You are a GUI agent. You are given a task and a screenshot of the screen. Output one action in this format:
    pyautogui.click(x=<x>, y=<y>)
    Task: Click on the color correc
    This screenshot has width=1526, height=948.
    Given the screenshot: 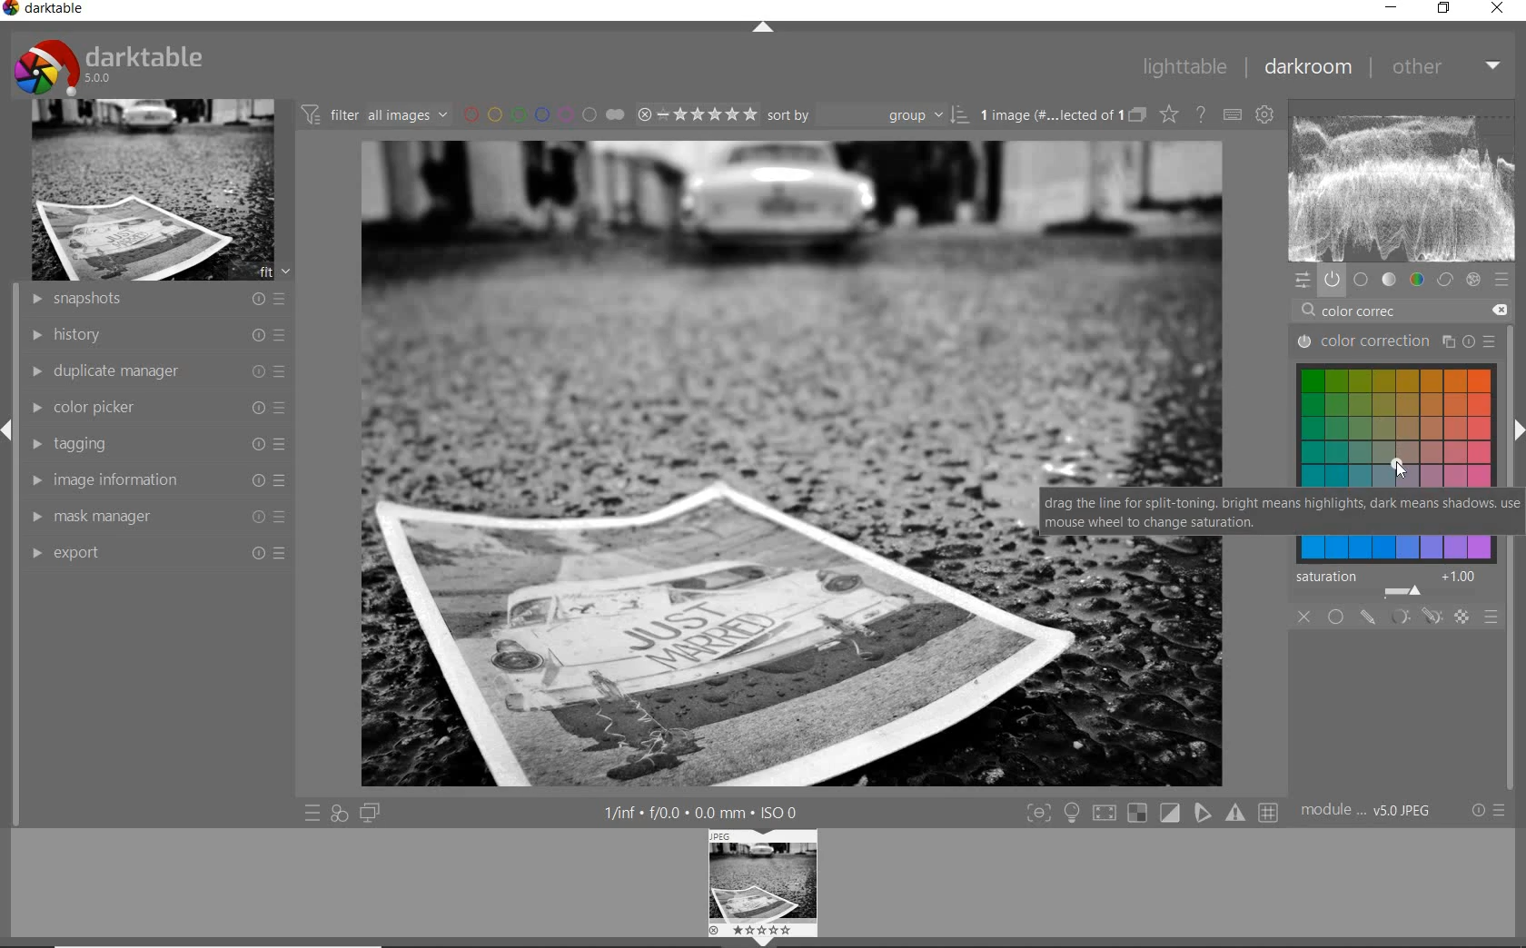 What is the action you would take?
    pyautogui.click(x=1372, y=312)
    